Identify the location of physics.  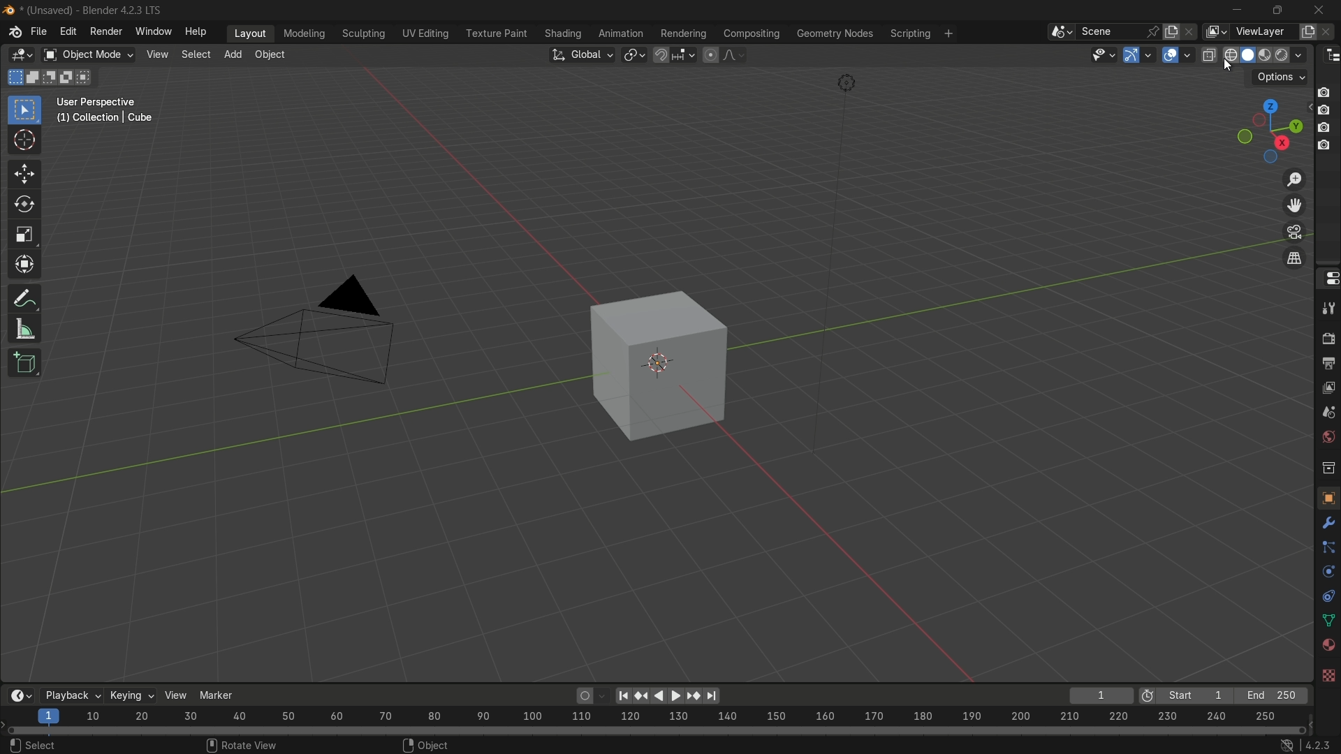
(1328, 570).